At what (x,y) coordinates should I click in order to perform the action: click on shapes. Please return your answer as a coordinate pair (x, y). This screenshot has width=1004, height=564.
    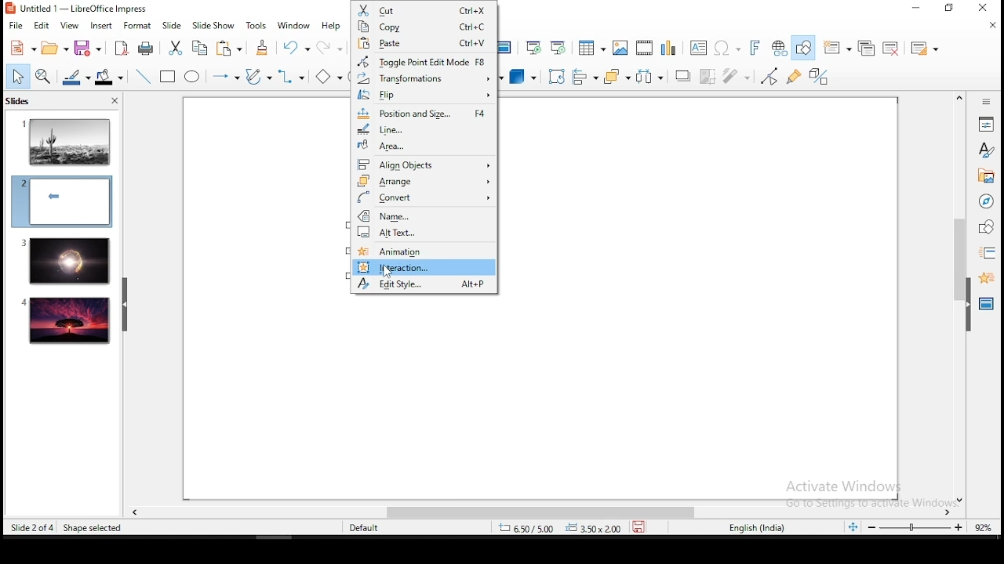
    Looking at the image, I should click on (984, 227).